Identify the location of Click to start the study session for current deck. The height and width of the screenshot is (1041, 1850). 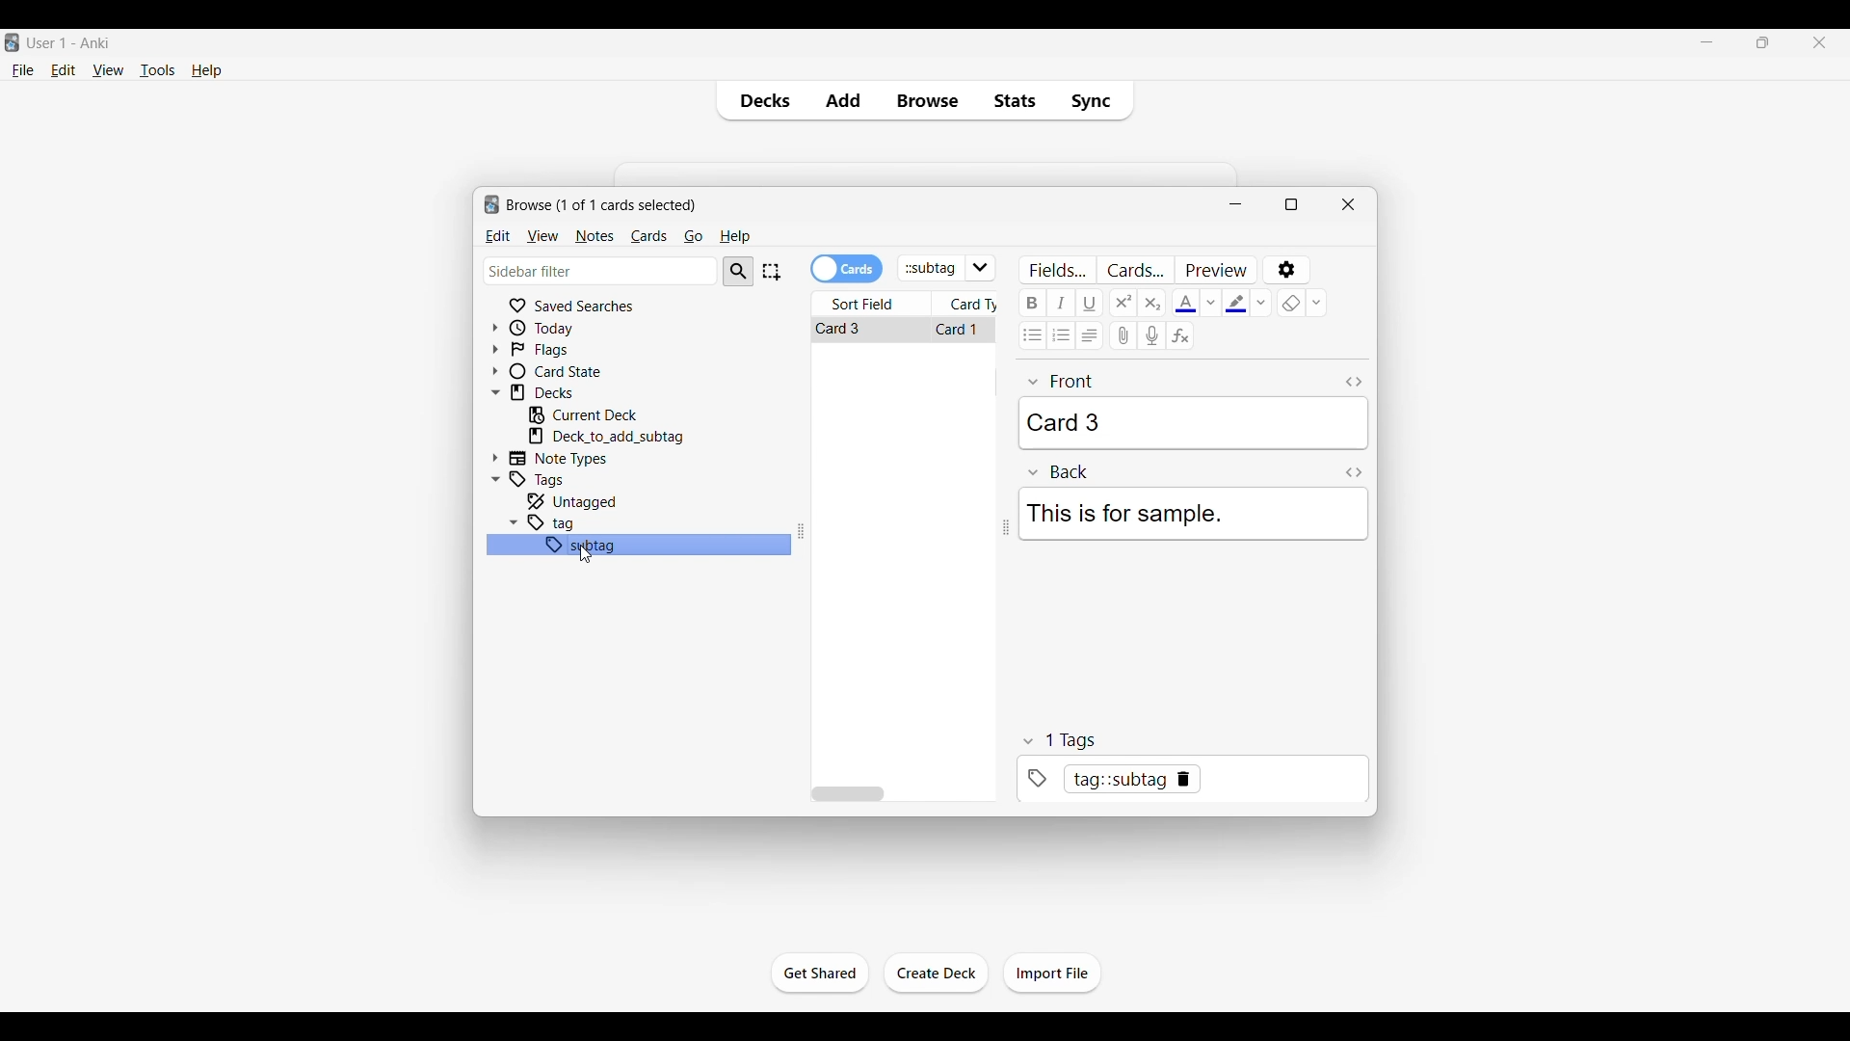
(820, 974).